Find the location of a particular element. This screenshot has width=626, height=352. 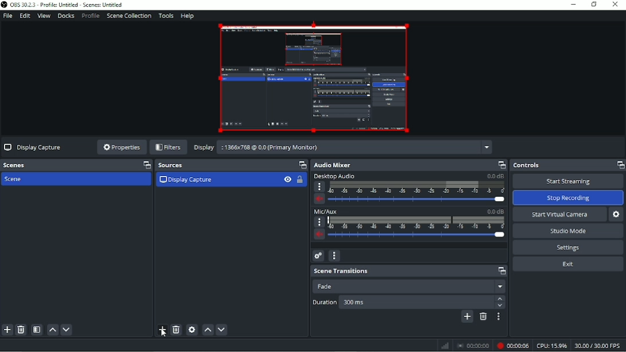

Advanced audio properties is located at coordinates (318, 256).